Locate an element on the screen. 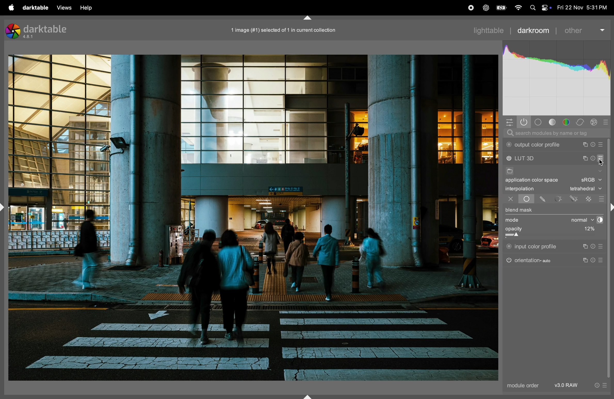  input color profile is located at coordinates (532, 246).